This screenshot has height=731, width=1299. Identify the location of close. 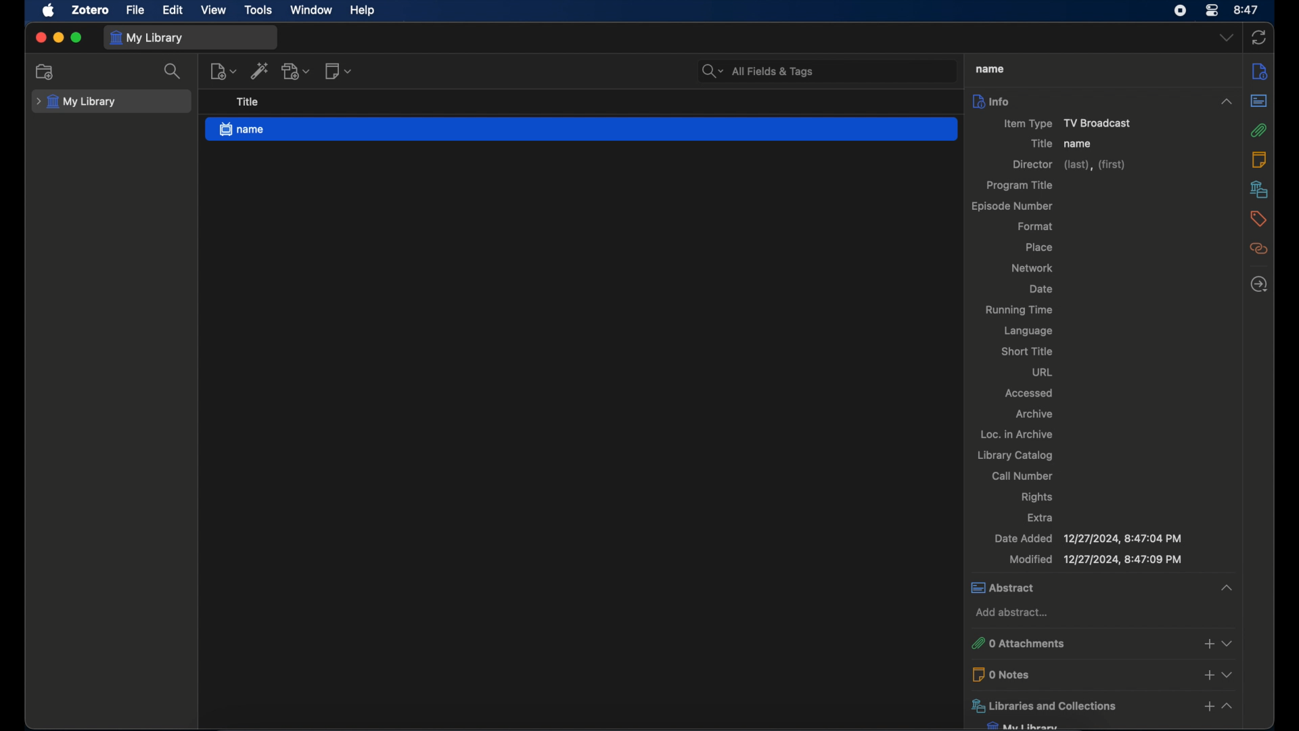
(41, 37).